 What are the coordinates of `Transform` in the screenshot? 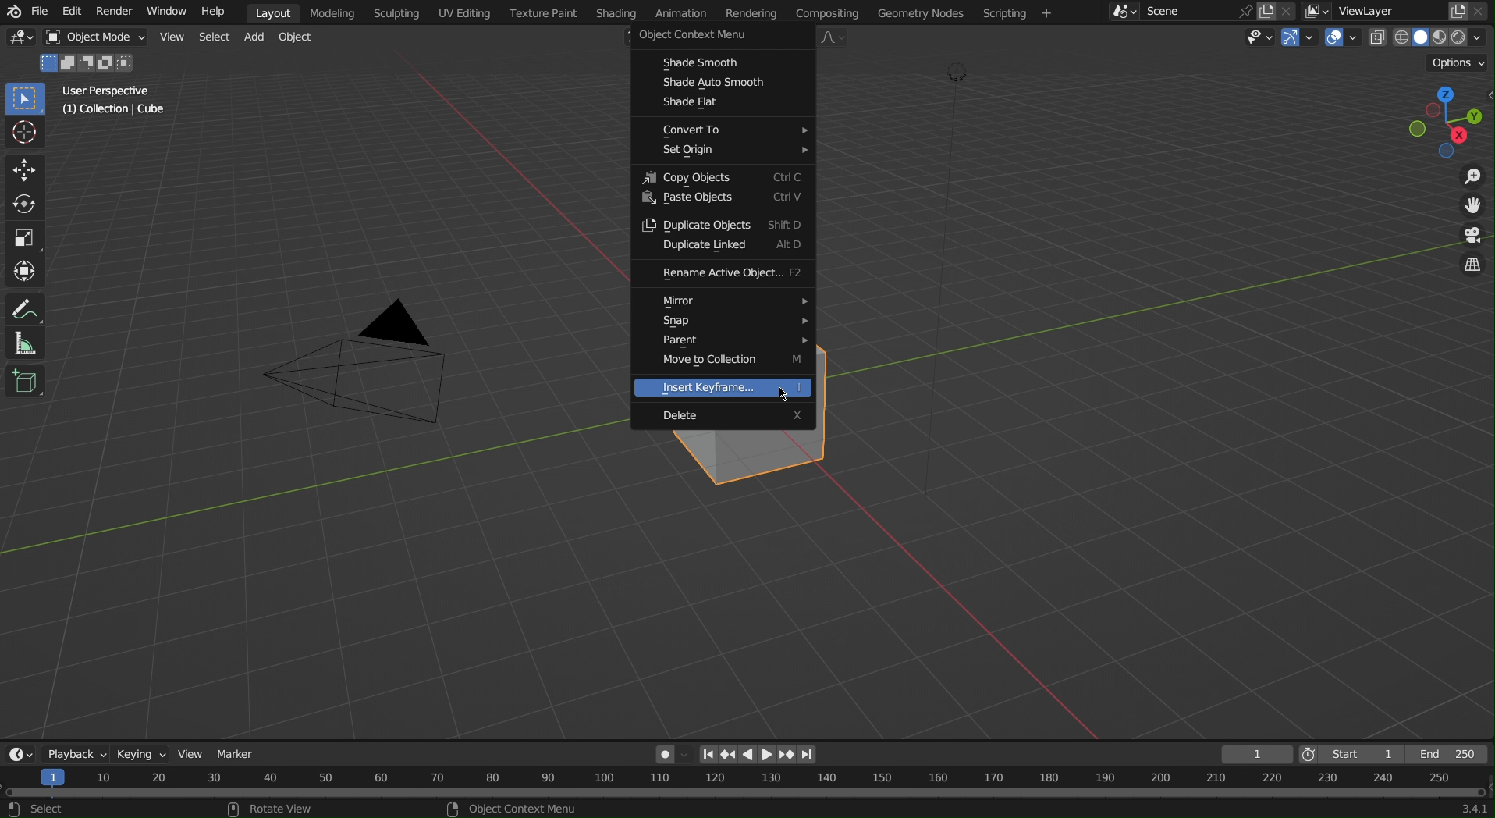 It's located at (25, 270).